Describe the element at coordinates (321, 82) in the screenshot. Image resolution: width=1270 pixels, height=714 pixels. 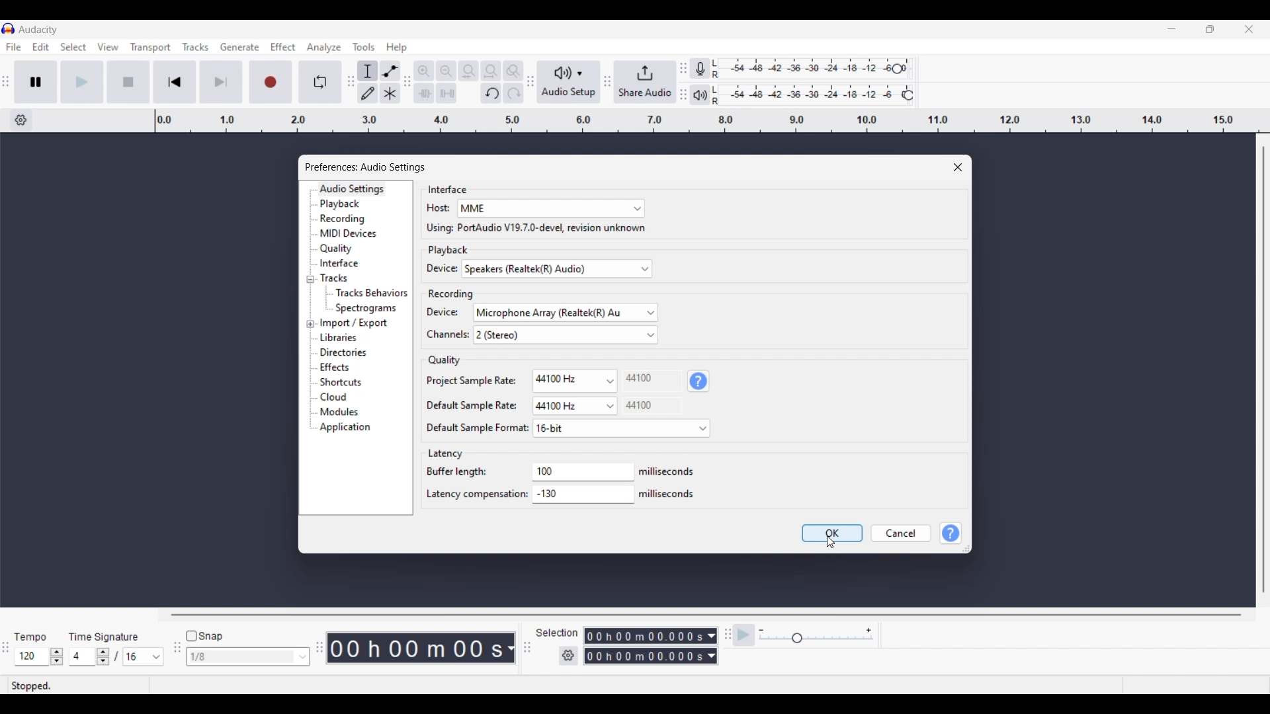
I see `Enable looping` at that location.